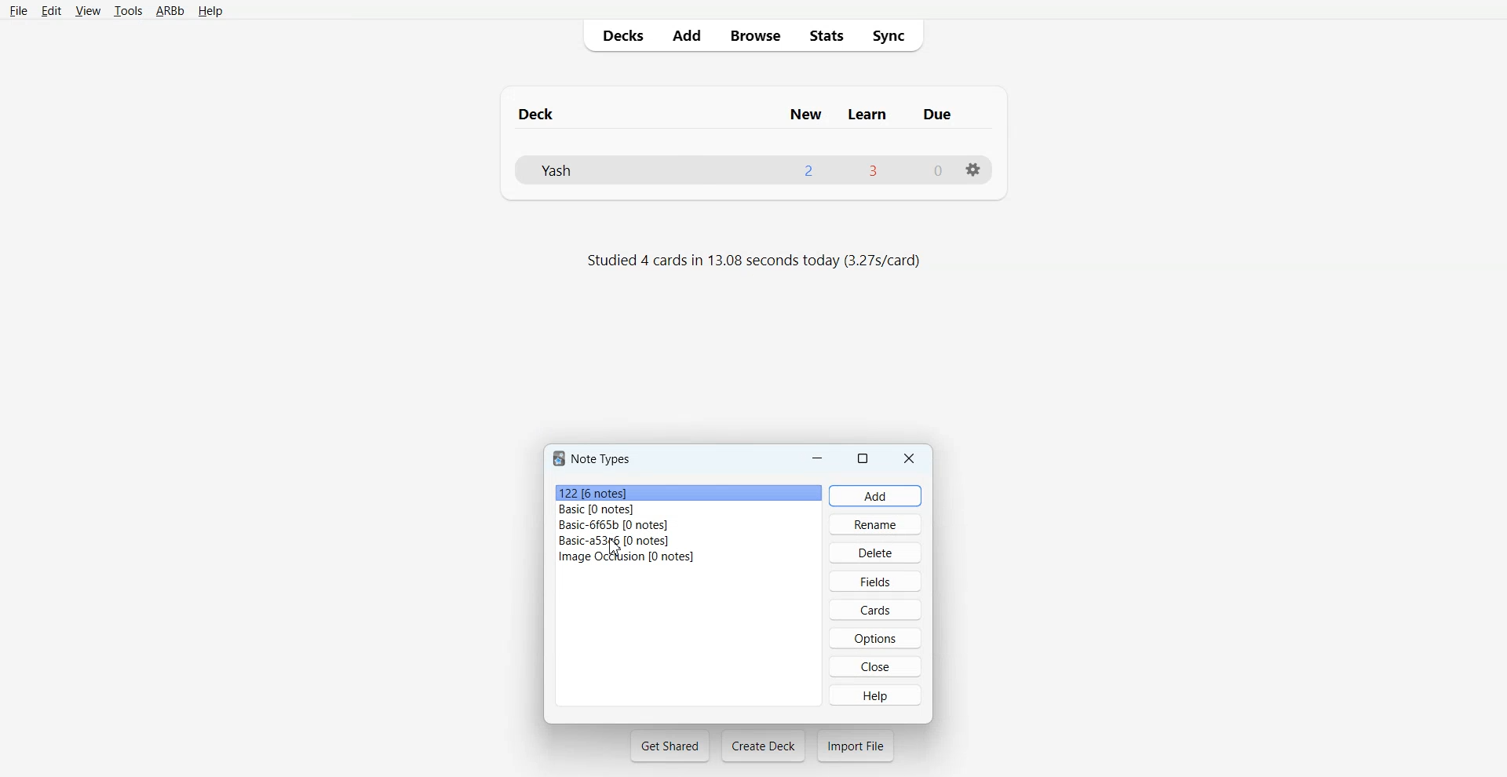  I want to click on Close, so click(876, 666).